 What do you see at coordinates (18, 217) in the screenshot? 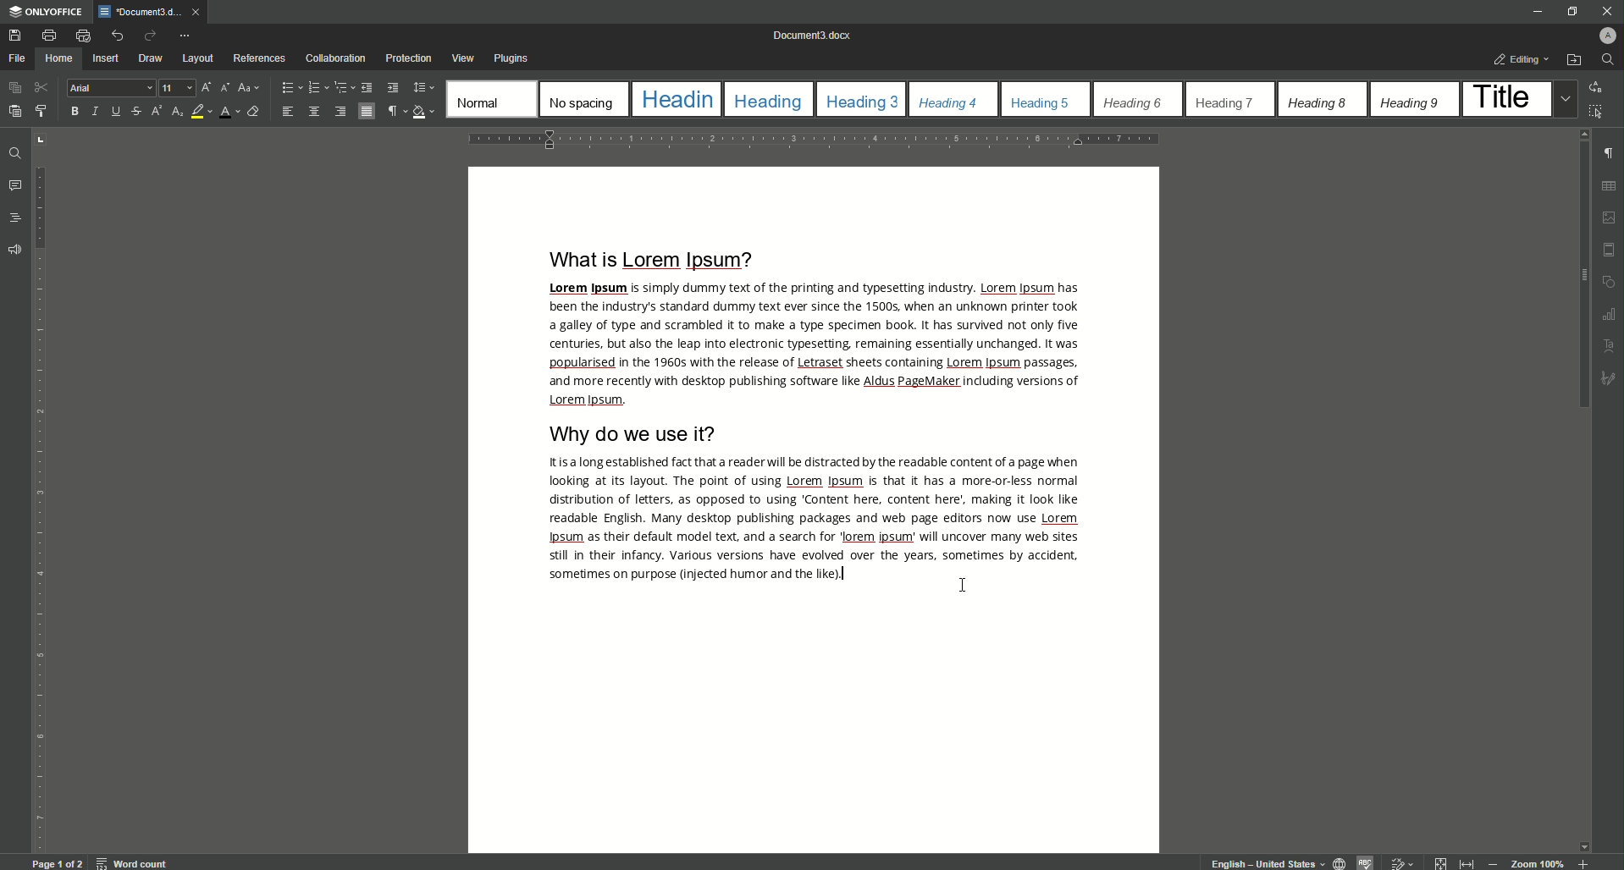
I see `Headings` at bounding box center [18, 217].